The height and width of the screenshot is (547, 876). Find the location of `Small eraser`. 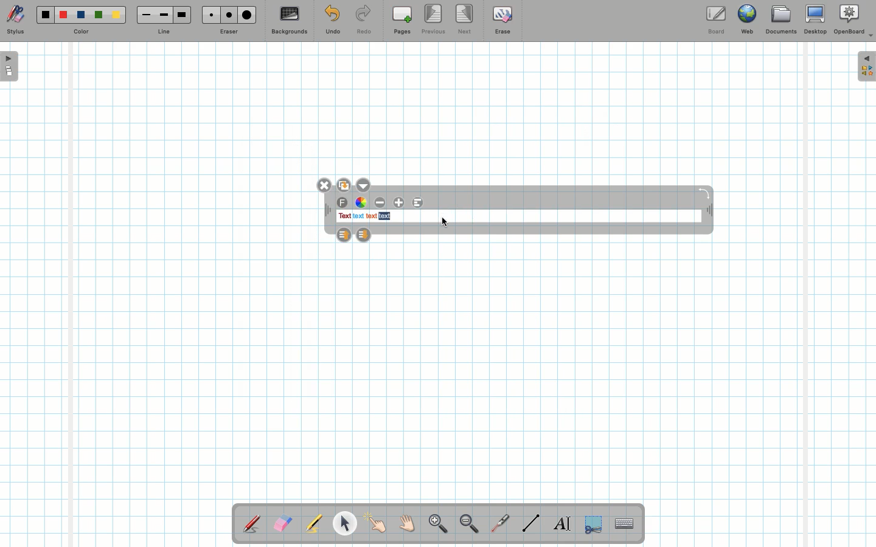

Small eraser is located at coordinates (208, 15).